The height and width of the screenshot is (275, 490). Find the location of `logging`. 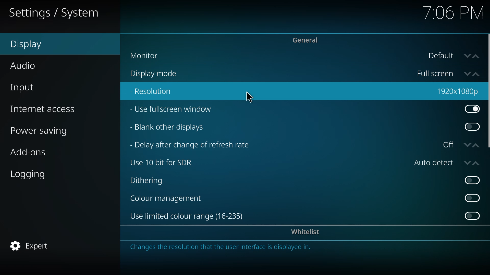

logging is located at coordinates (31, 175).